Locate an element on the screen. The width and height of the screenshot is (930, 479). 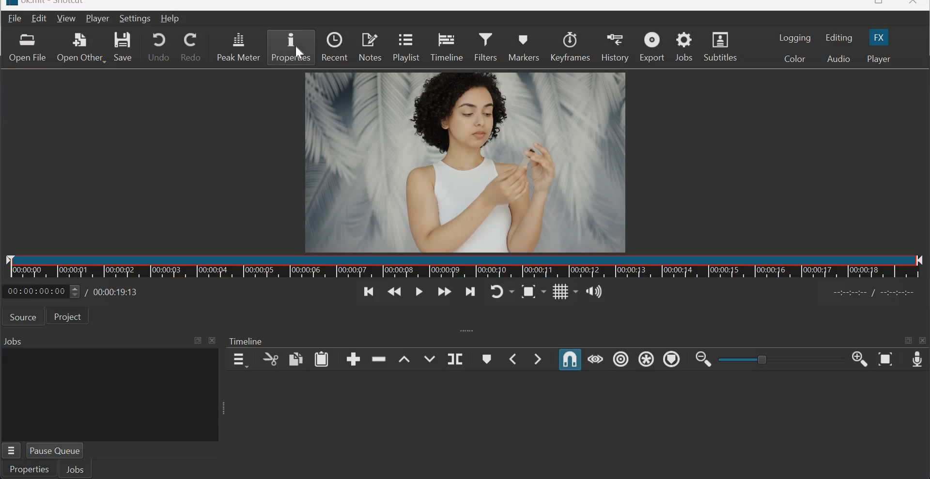
Timeline is located at coordinates (247, 342).